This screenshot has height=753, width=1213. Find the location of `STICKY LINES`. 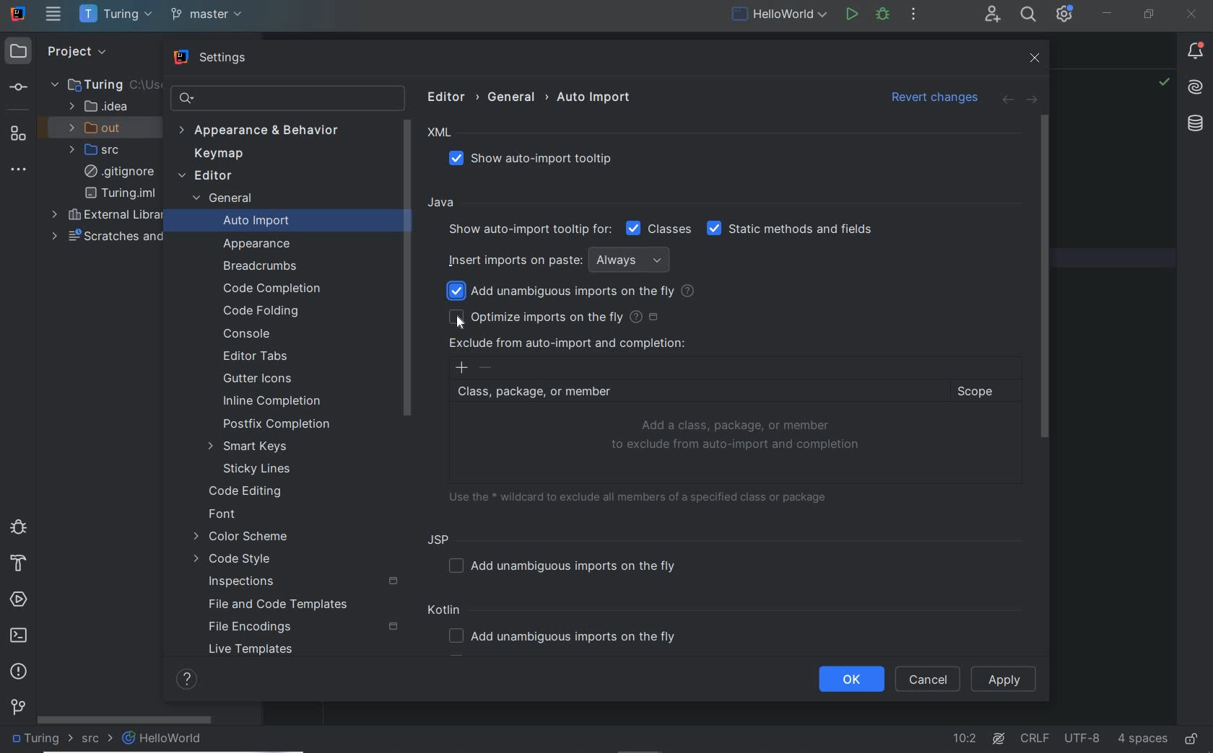

STICKY LINES is located at coordinates (258, 469).